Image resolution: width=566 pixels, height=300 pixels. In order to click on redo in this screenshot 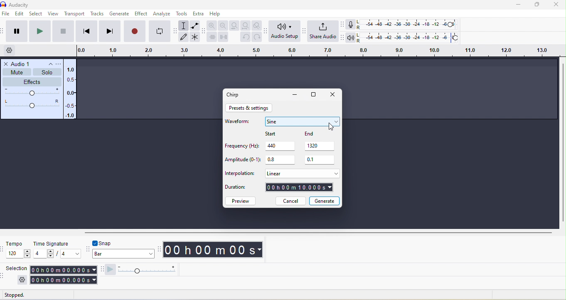, I will do `click(257, 37)`.